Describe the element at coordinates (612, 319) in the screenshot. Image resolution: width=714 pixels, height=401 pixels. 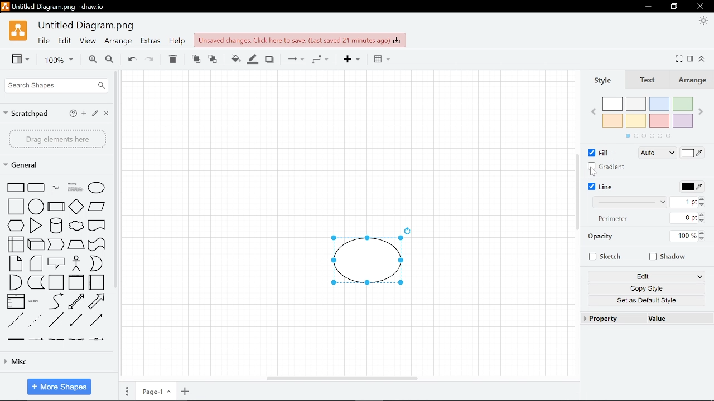
I see `Property` at that location.